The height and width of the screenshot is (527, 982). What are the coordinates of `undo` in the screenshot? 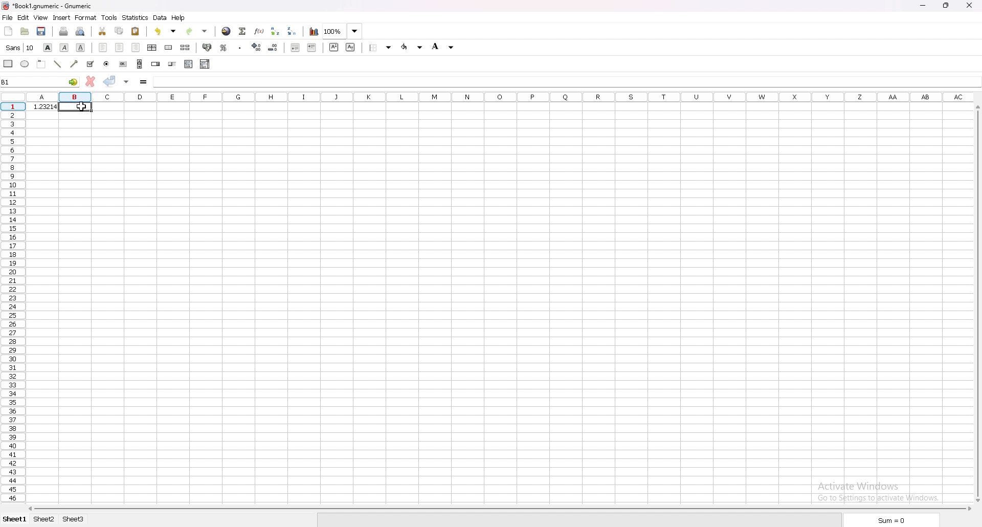 It's located at (165, 32).